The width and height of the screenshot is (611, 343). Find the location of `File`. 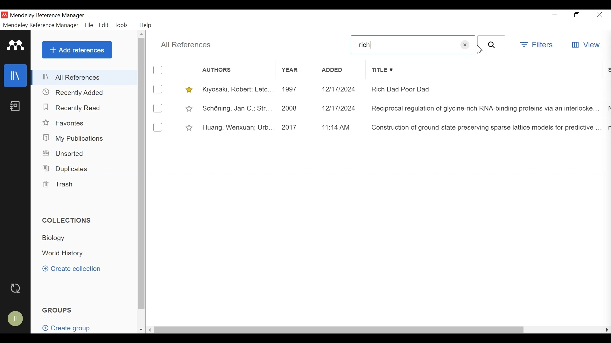

File is located at coordinates (88, 25).